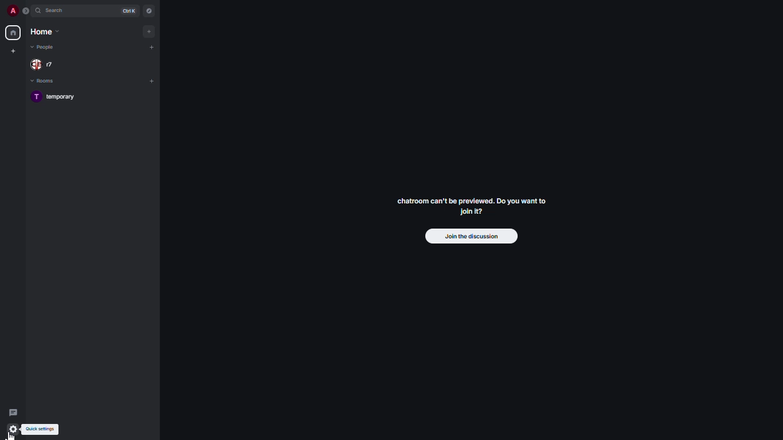  What do you see at coordinates (469, 236) in the screenshot?
I see `join the discussion` at bounding box center [469, 236].